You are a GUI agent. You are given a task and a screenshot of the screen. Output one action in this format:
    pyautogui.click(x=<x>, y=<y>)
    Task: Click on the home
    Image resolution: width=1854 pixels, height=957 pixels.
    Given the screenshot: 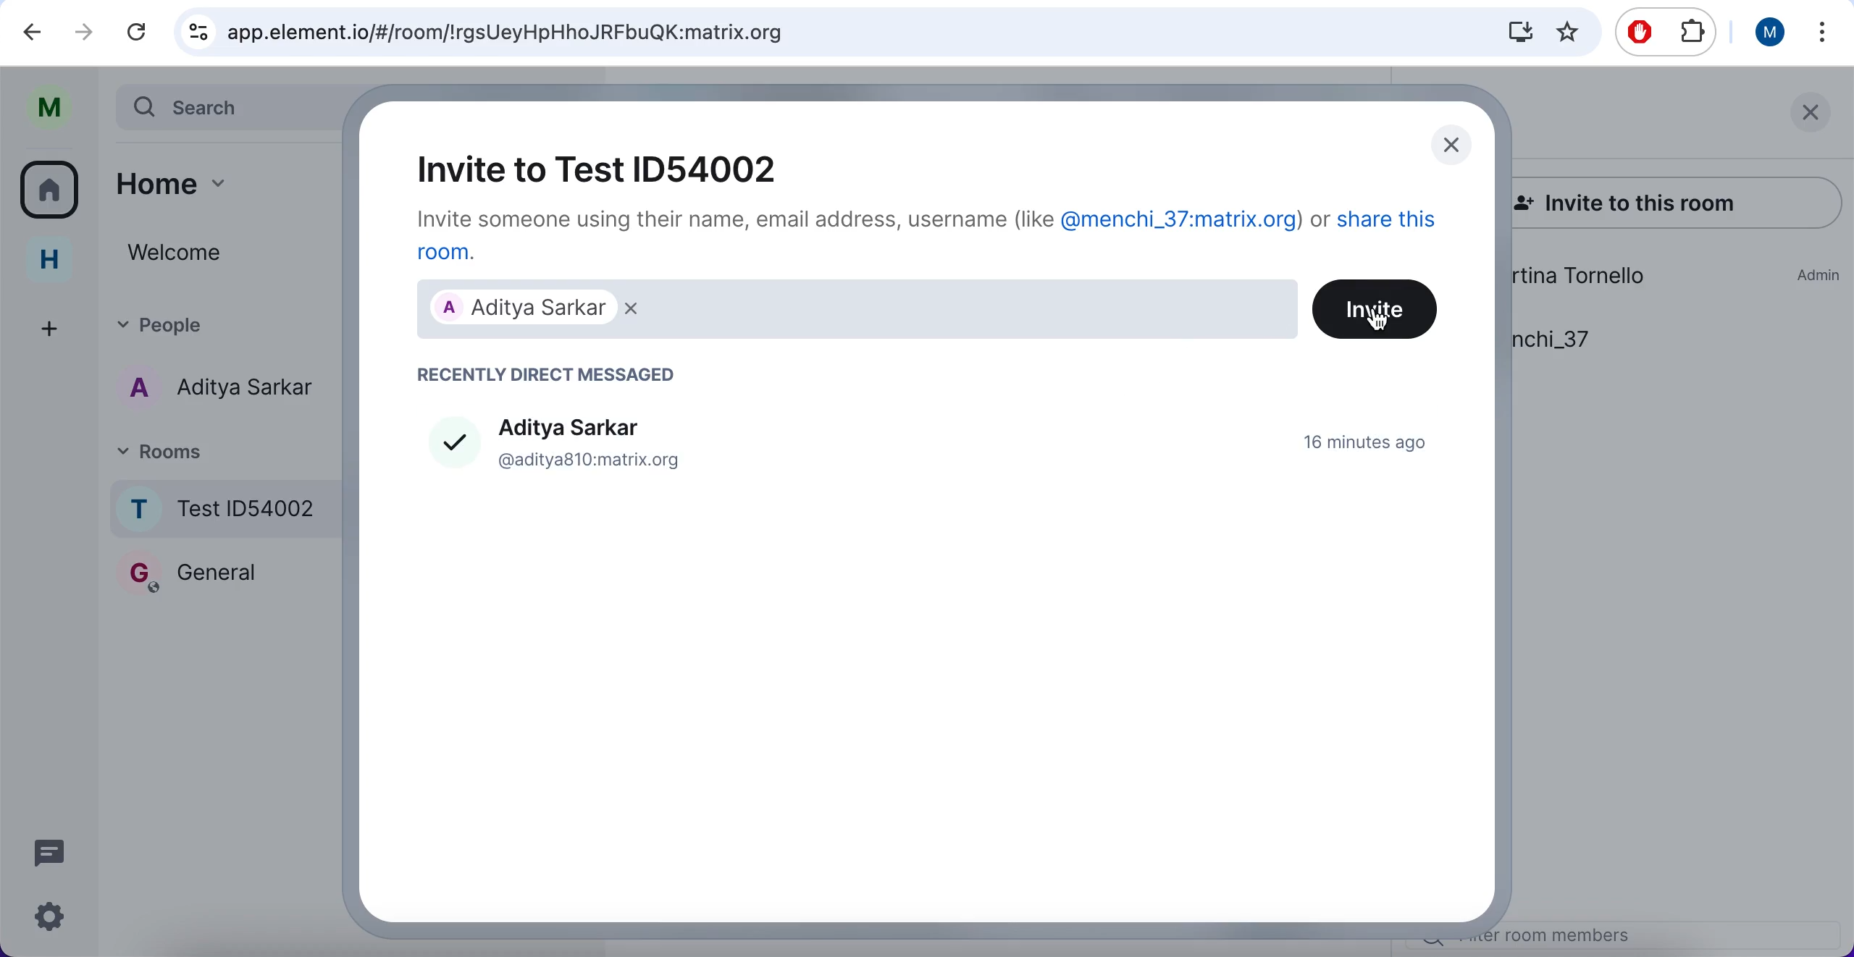 What is the action you would take?
    pyautogui.click(x=50, y=261)
    